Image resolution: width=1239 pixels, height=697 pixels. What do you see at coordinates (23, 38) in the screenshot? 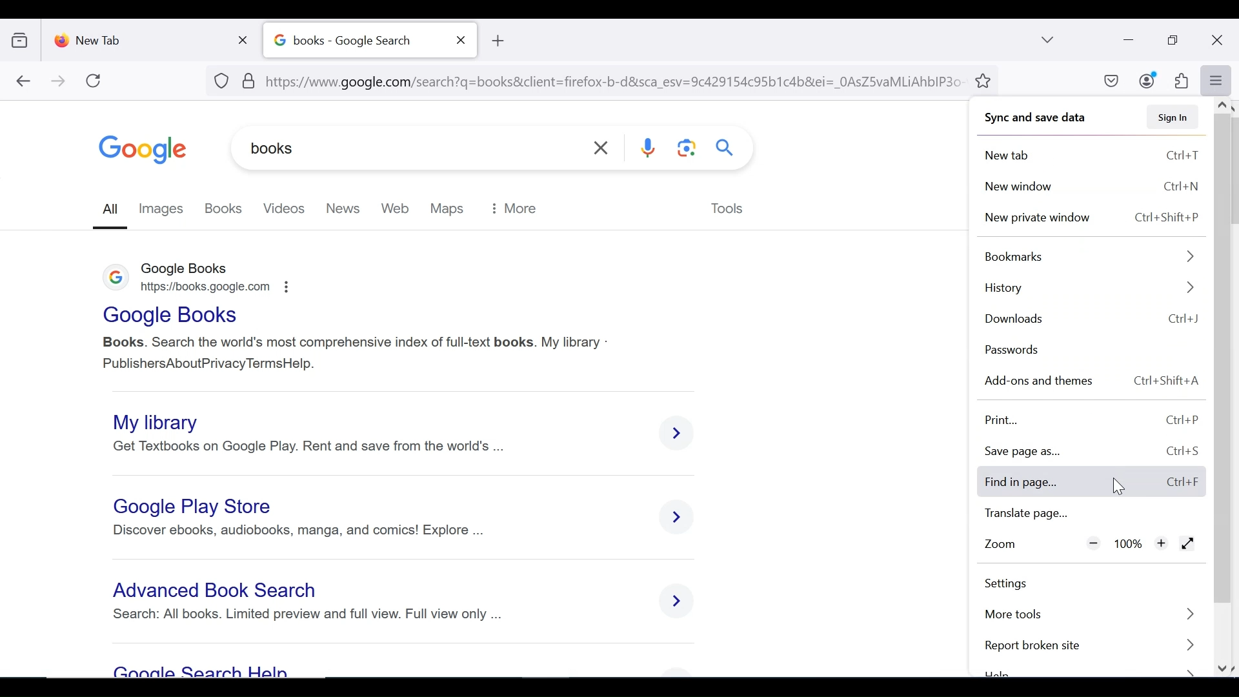
I see `show recent browsing across devices` at bounding box center [23, 38].